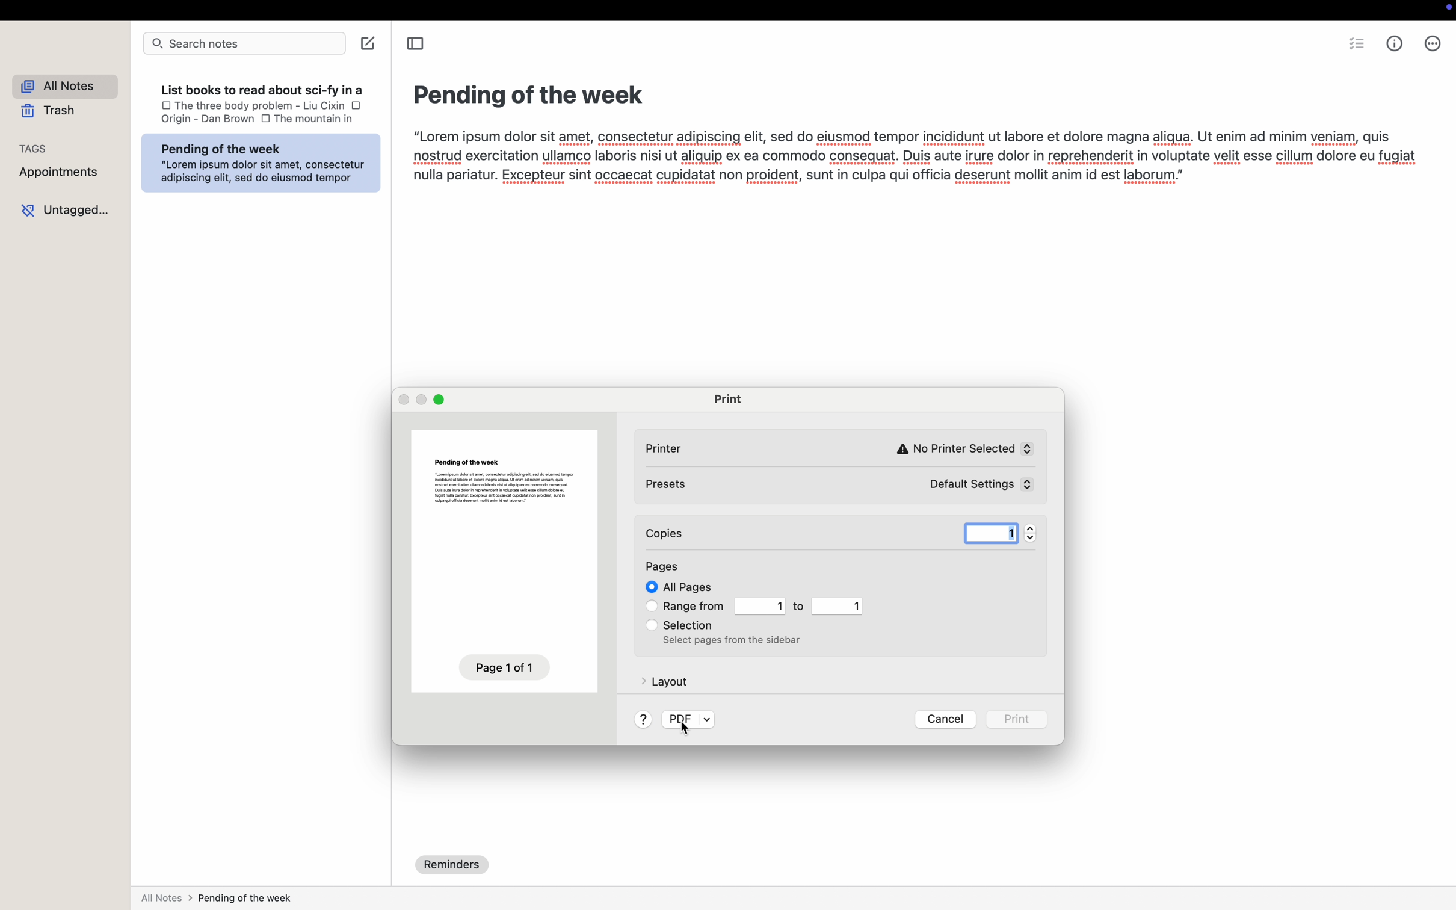  What do you see at coordinates (1447, 9) in the screenshot?
I see `recoding` at bounding box center [1447, 9].